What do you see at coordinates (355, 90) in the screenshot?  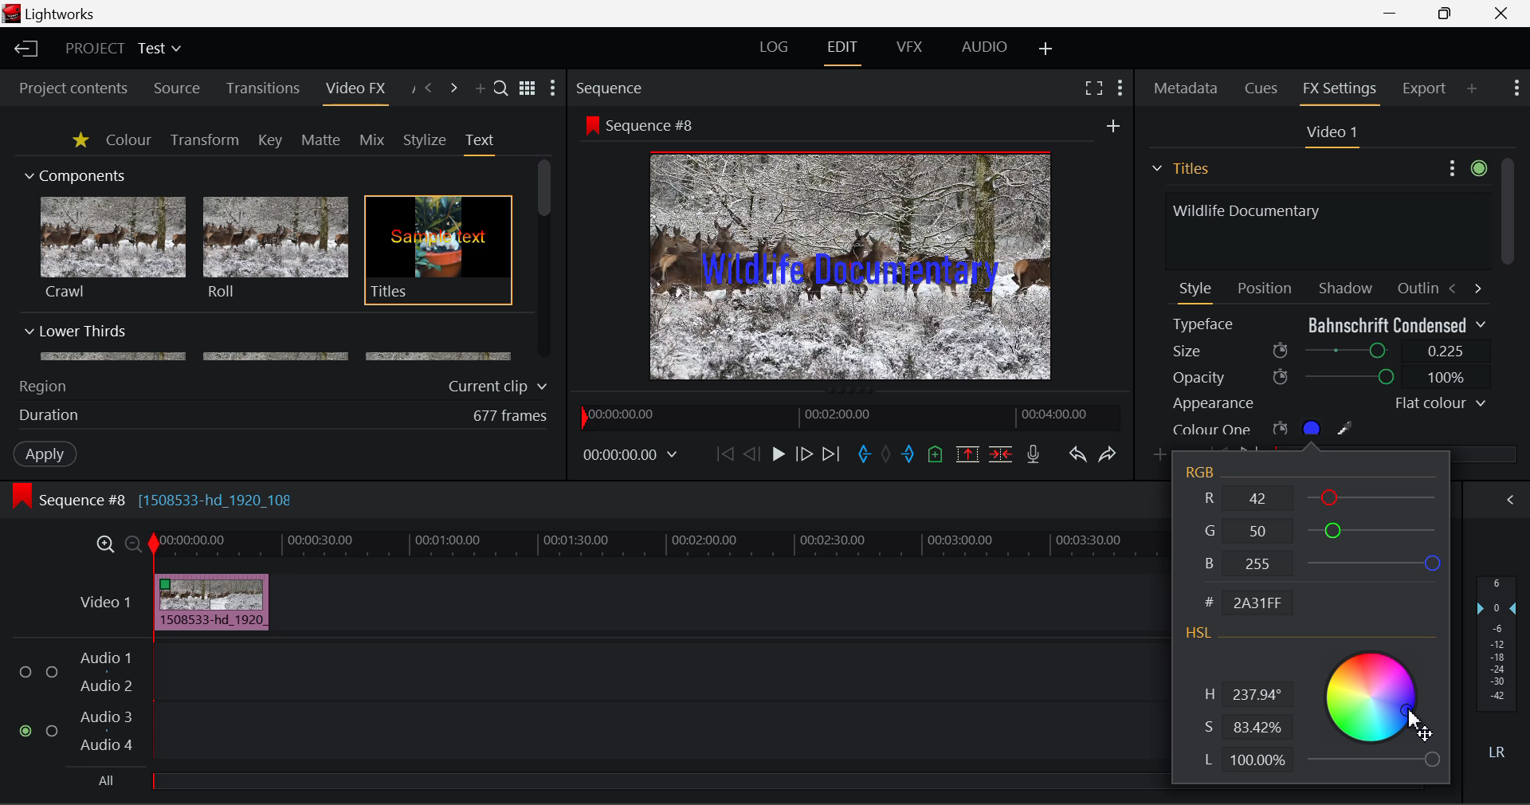 I see `Video FX Panel Open` at bounding box center [355, 90].